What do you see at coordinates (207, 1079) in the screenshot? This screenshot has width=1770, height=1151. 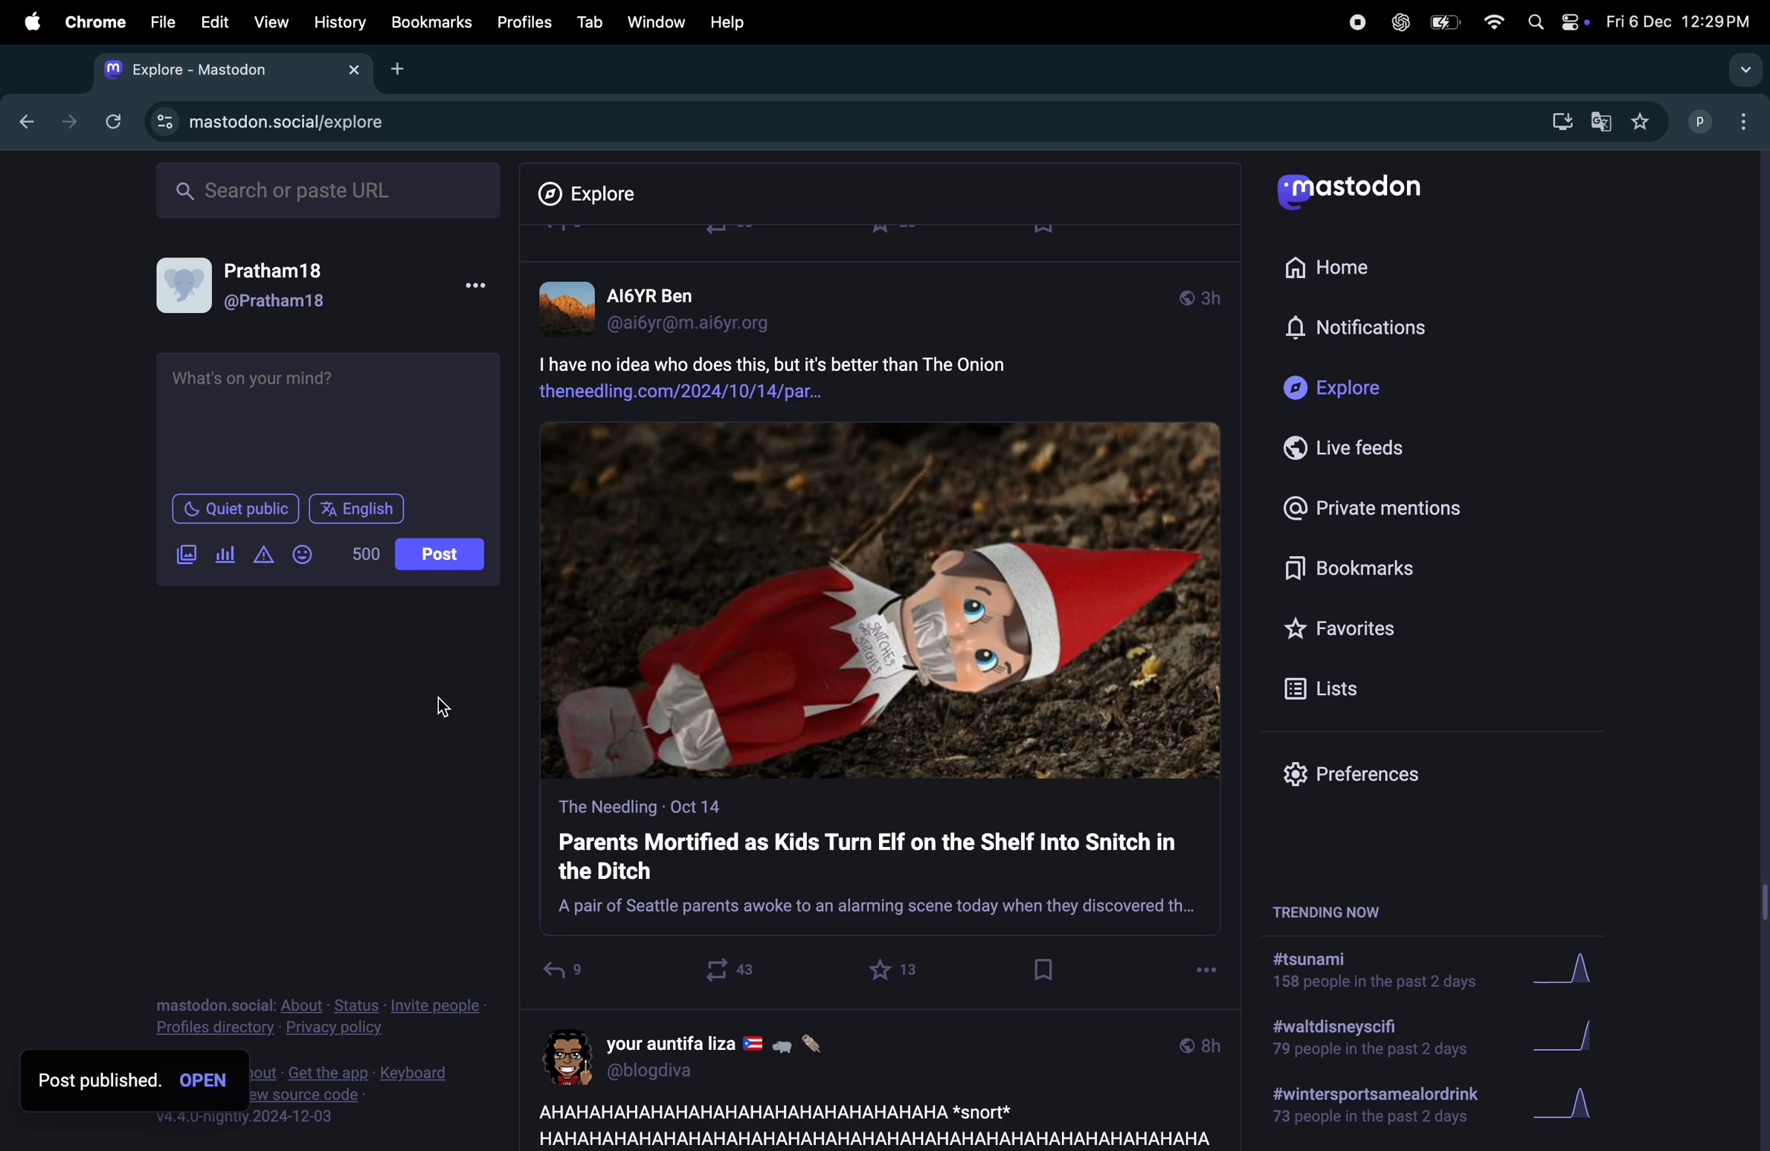 I see `open` at bounding box center [207, 1079].